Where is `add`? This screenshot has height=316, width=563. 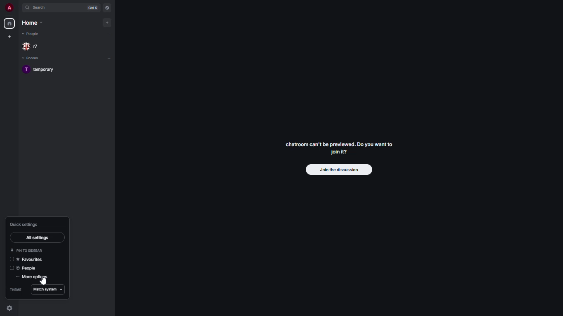
add is located at coordinates (109, 58).